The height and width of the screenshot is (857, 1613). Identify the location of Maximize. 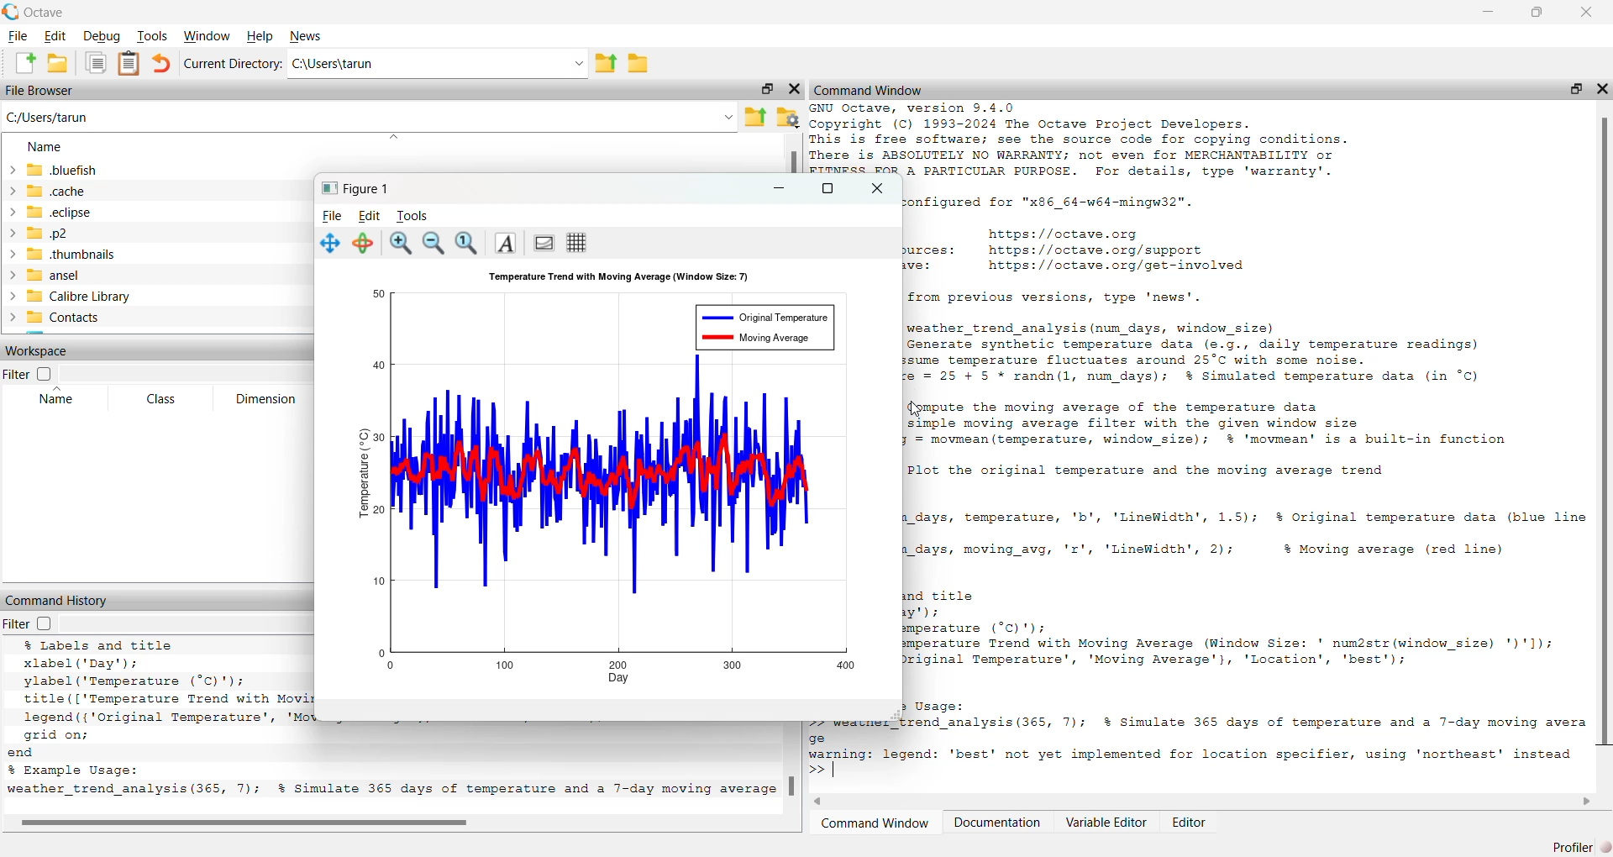
(1538, 13).